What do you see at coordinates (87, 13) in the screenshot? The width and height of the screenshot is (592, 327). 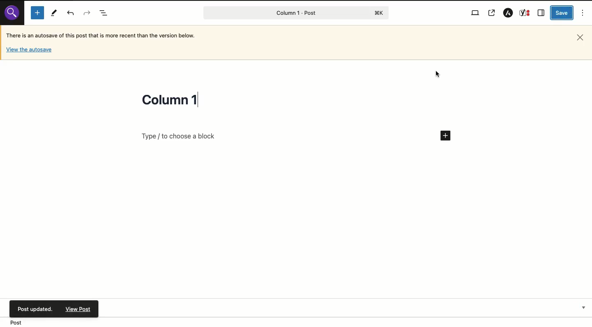 I see `Redo` at bounding box center [87, 13].